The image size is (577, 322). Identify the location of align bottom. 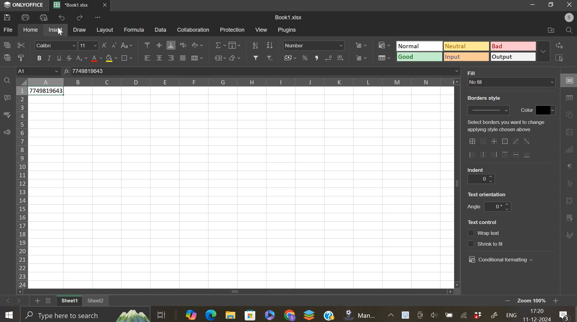
(171, 46).